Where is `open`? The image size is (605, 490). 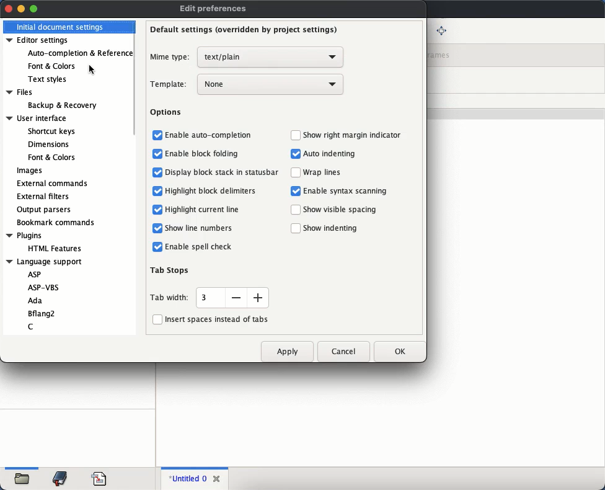 open is located at coordinates (23, 480).